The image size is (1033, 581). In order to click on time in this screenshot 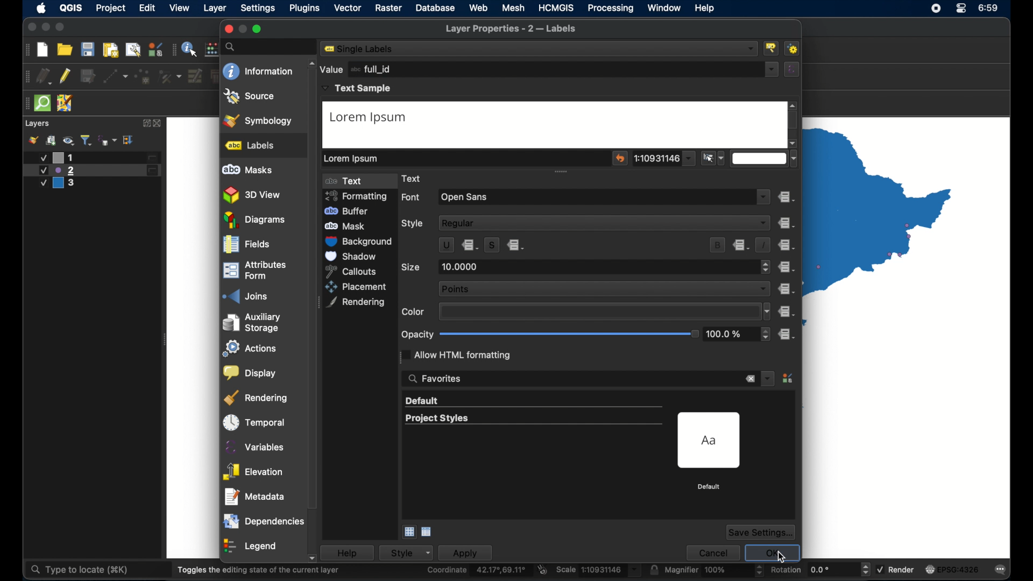, I will do `click(993, 8)`.